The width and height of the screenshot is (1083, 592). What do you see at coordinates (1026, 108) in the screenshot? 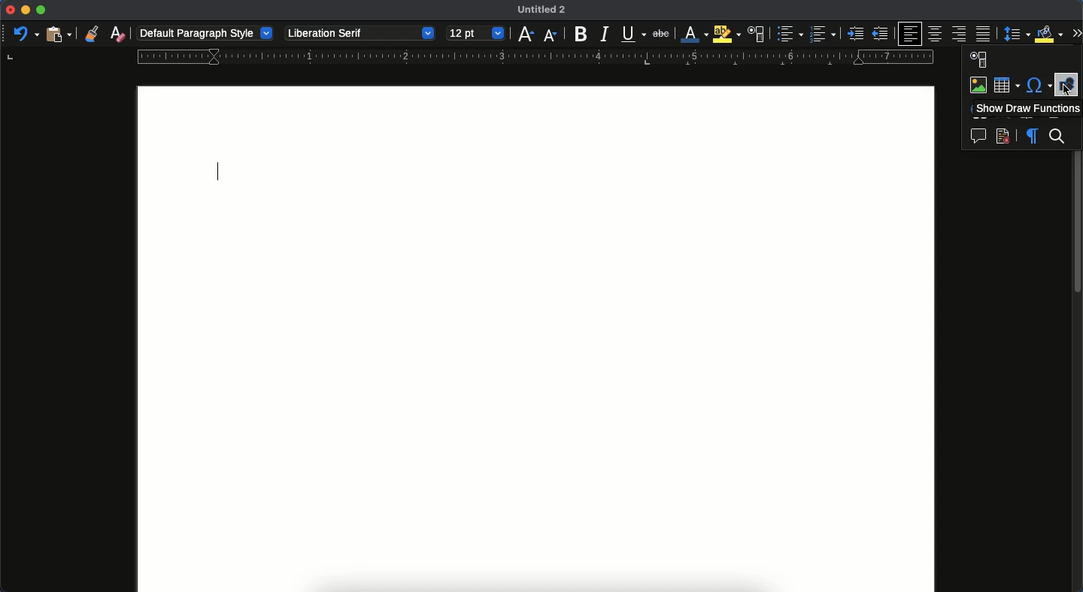
I see `show draw functions` at bounding box center [1026, 108].